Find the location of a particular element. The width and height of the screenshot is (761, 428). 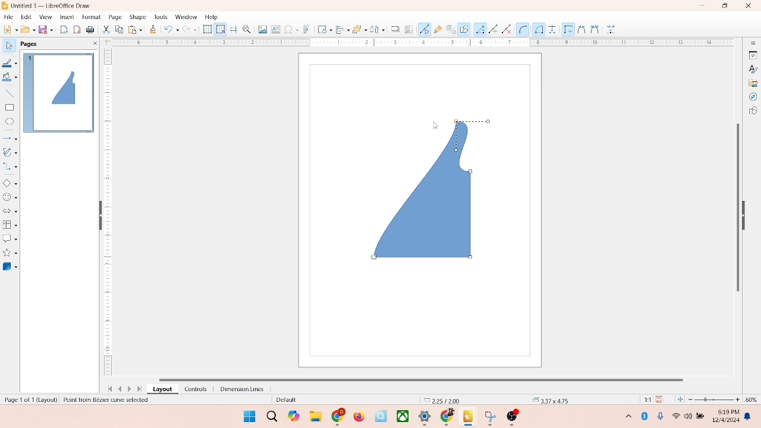

special character is located at coordinates (291, 29).